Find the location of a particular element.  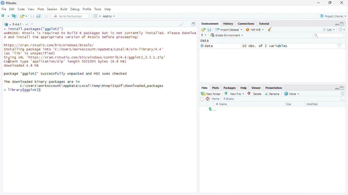

minimize is located at coordinates (319, 3).